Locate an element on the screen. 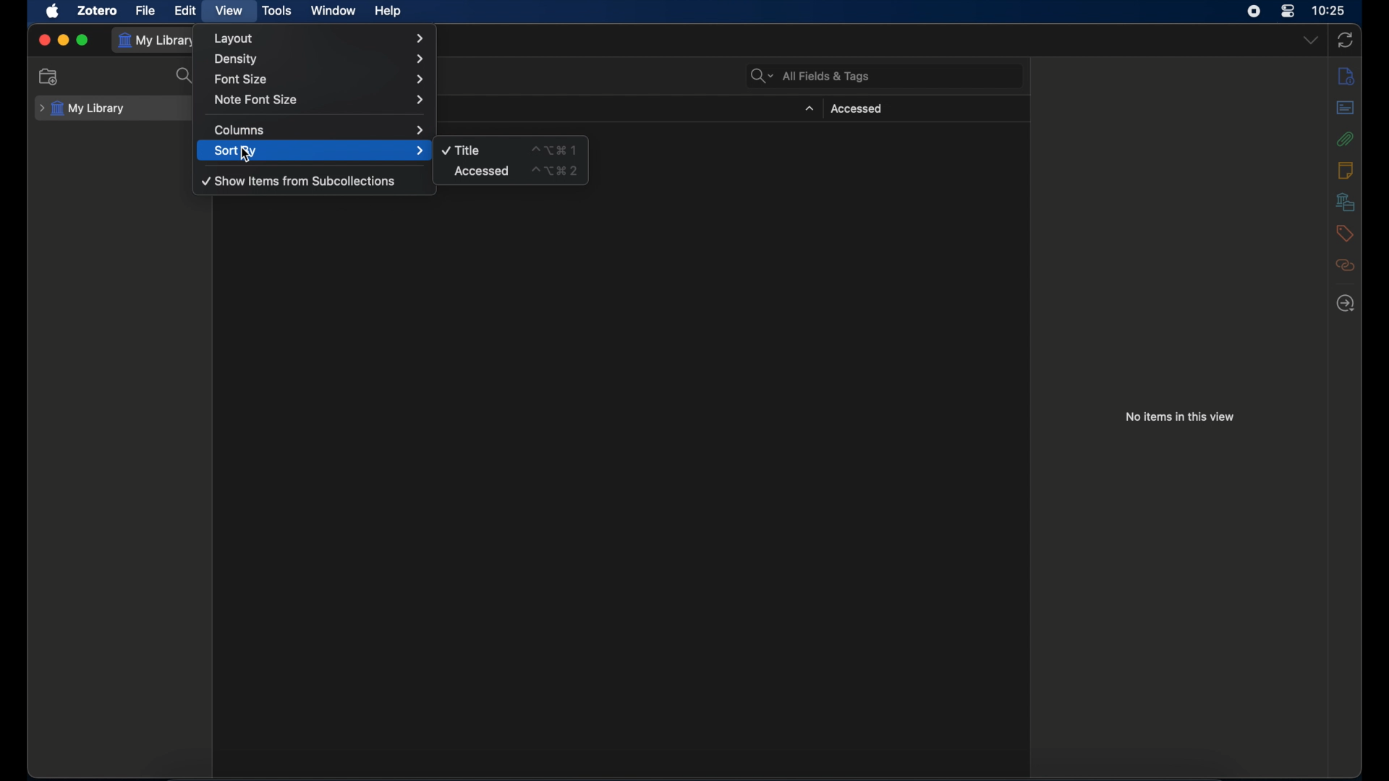 The width and height of the screenshot is (1389, 781). time is located at coordinates (1329, 9).